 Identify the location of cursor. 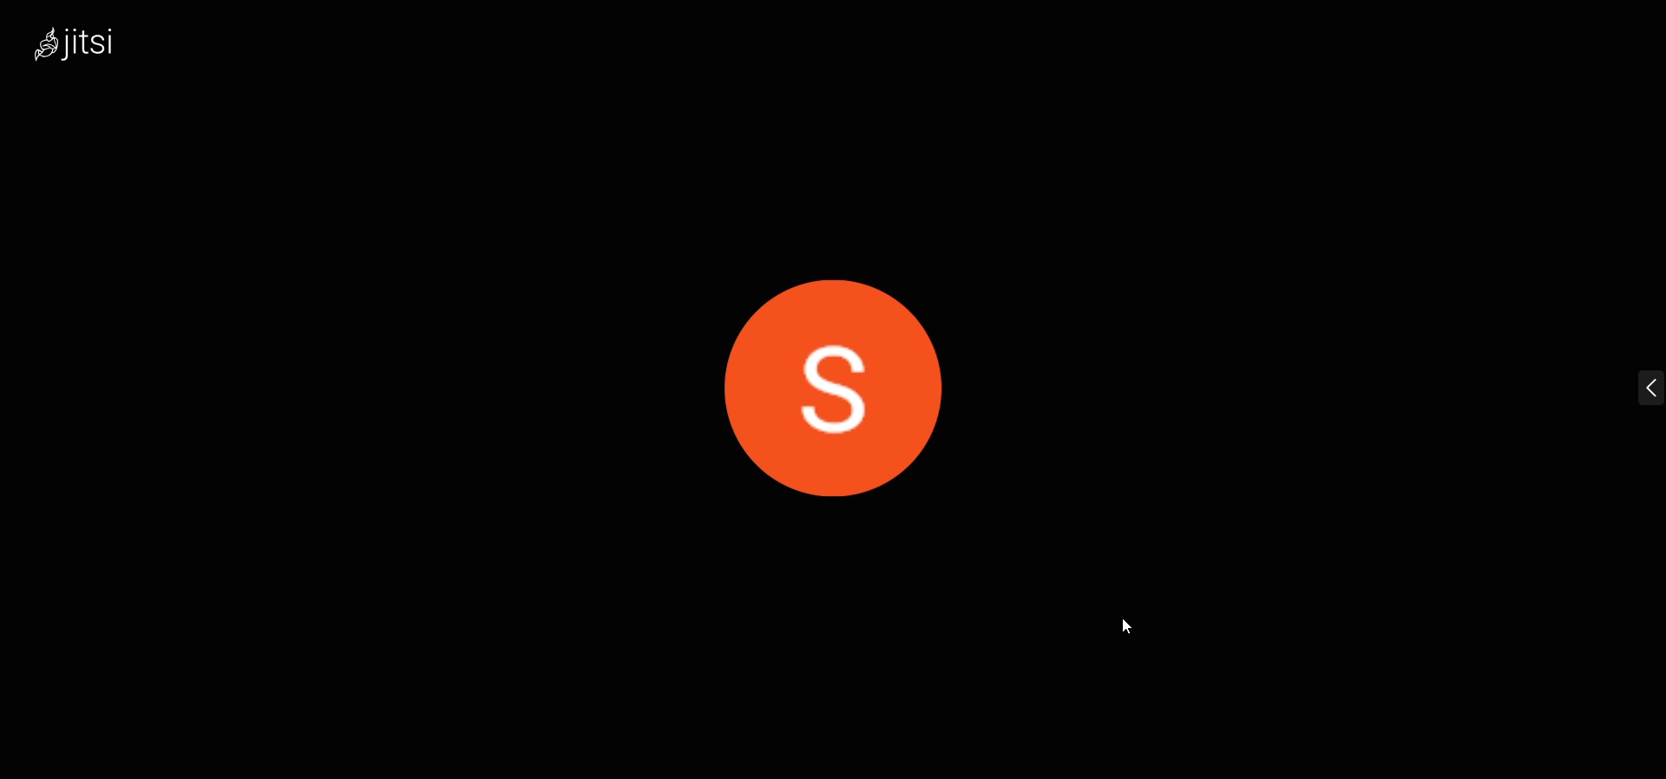
(1131, 623).